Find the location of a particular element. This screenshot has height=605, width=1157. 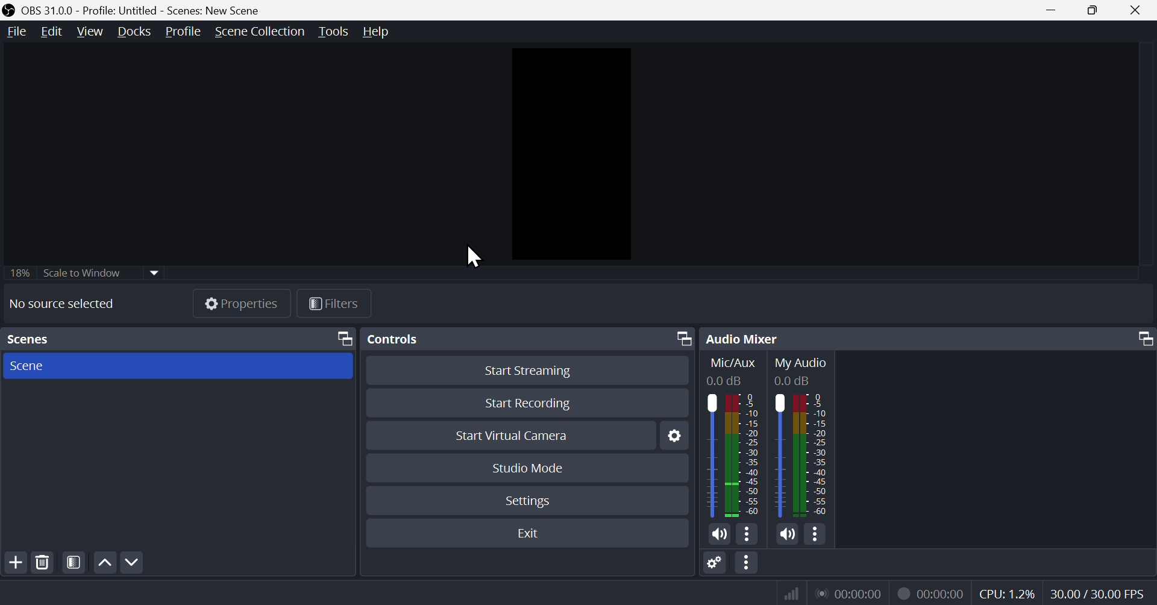

Scene is located at coordinates (177, 365).